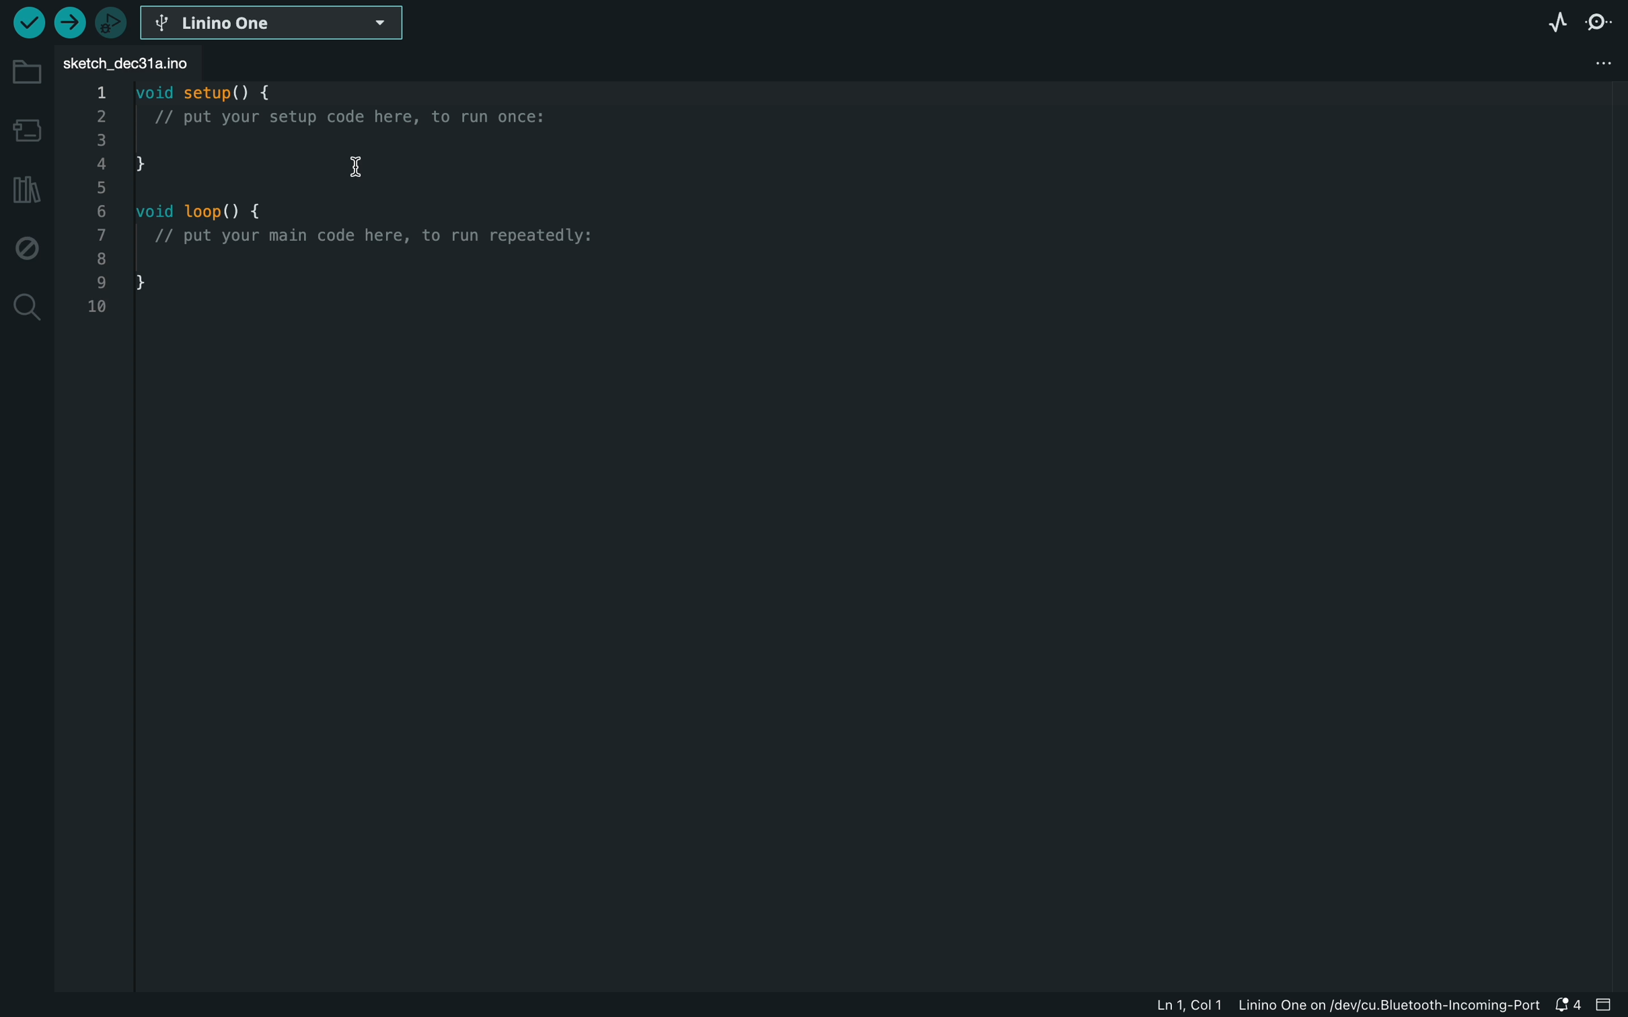  What do you see at coordinates (71, 27) in the screenshot?
I see `verify` at bounding box center [71, 27].